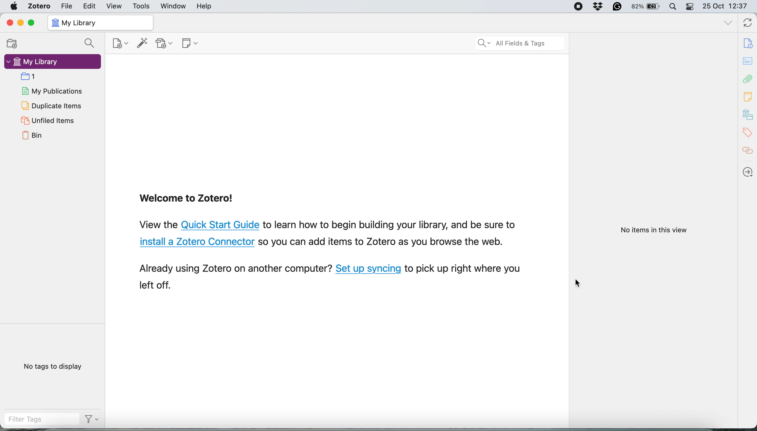 The height and width of the screenshot is (431, 757). I want to click on View the Quick Start Guide to learn how to begin building your library, and be sure to install a Zotero Connector so you can add items to Zotero as you browse the web. Already using Zotero on another computer? Set up syncing to pick up right where you left off., so click(334, 255).